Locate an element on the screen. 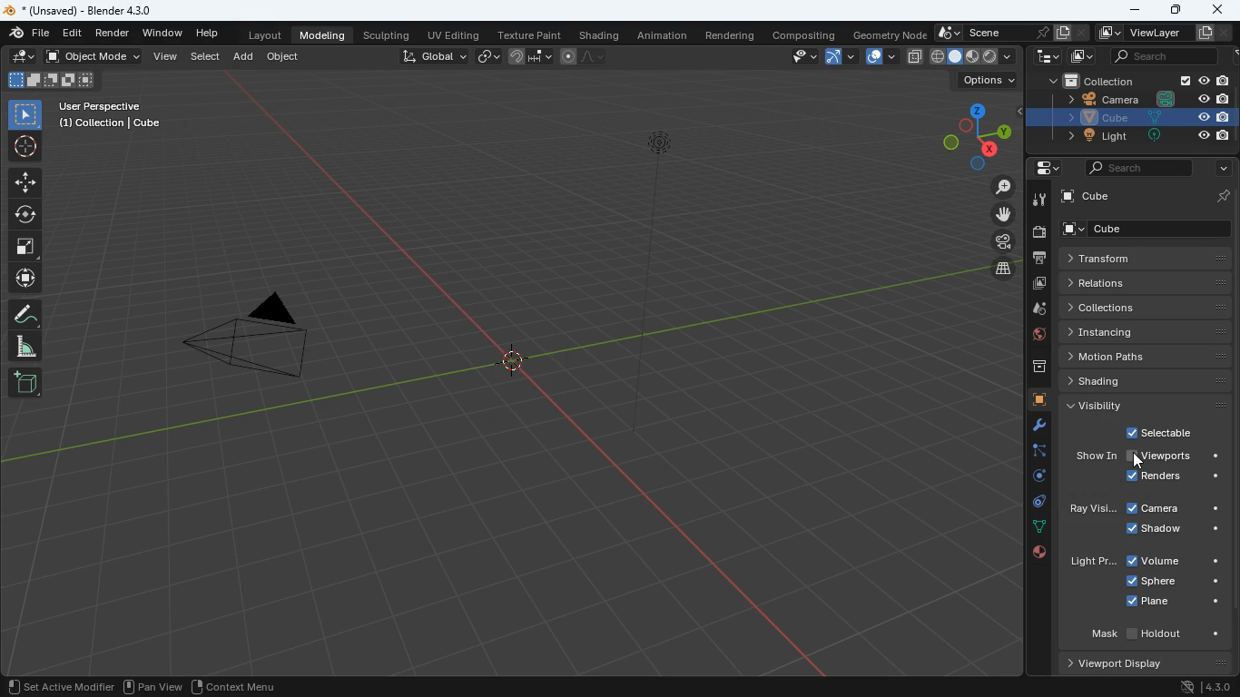 Image resolution: width=1240 pixels, height=697 pixels. settings is located at coordinates (1041, 170).